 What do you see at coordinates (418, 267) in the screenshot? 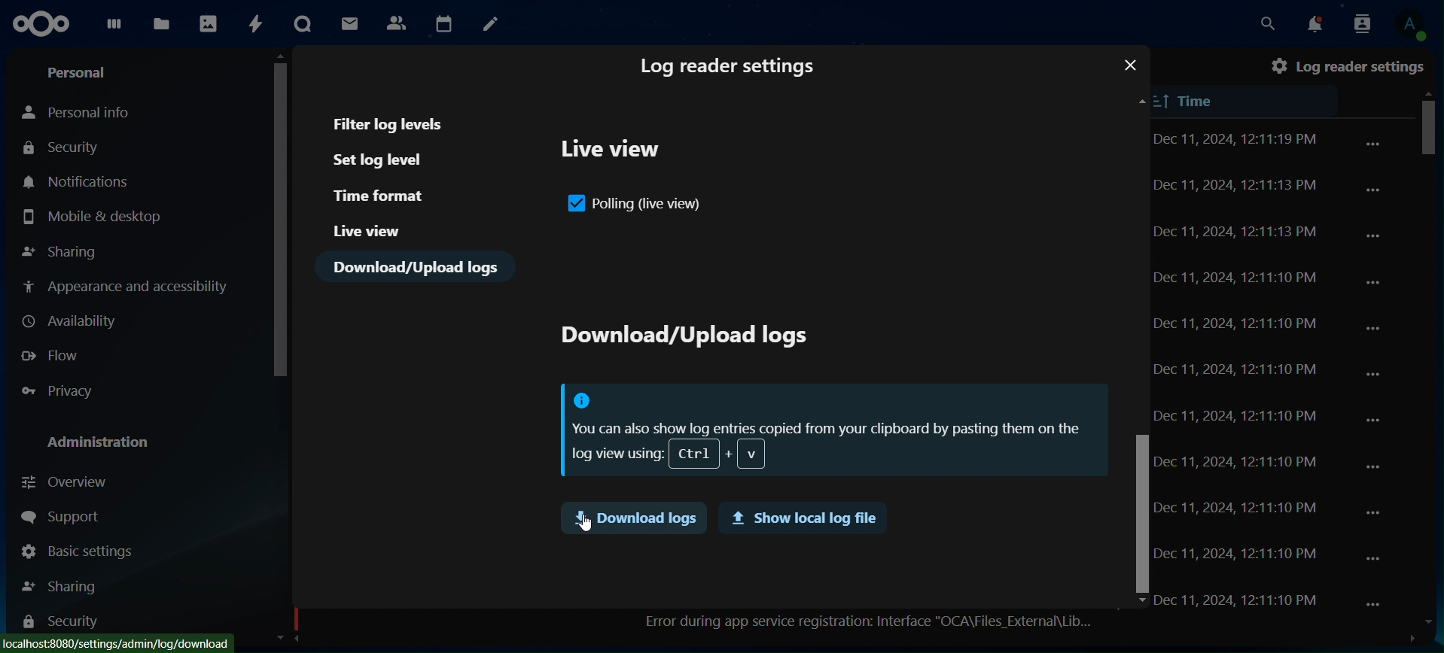
I see `download/Upload logs` at bounding box center [418, 267].